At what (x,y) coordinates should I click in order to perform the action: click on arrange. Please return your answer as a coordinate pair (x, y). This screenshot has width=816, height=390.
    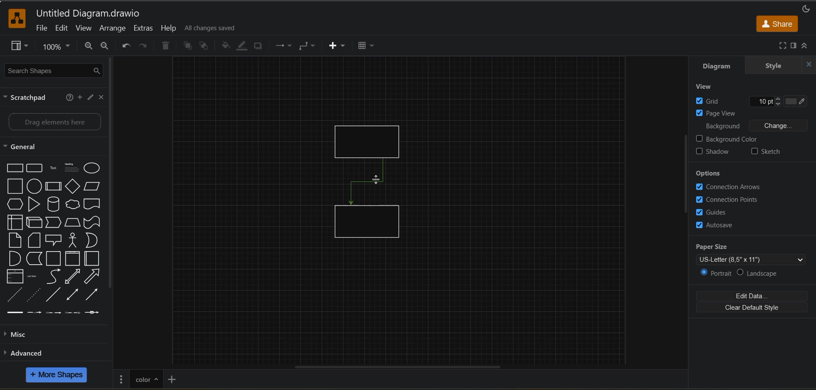
    Looking at the image, I should click on (113, 29).